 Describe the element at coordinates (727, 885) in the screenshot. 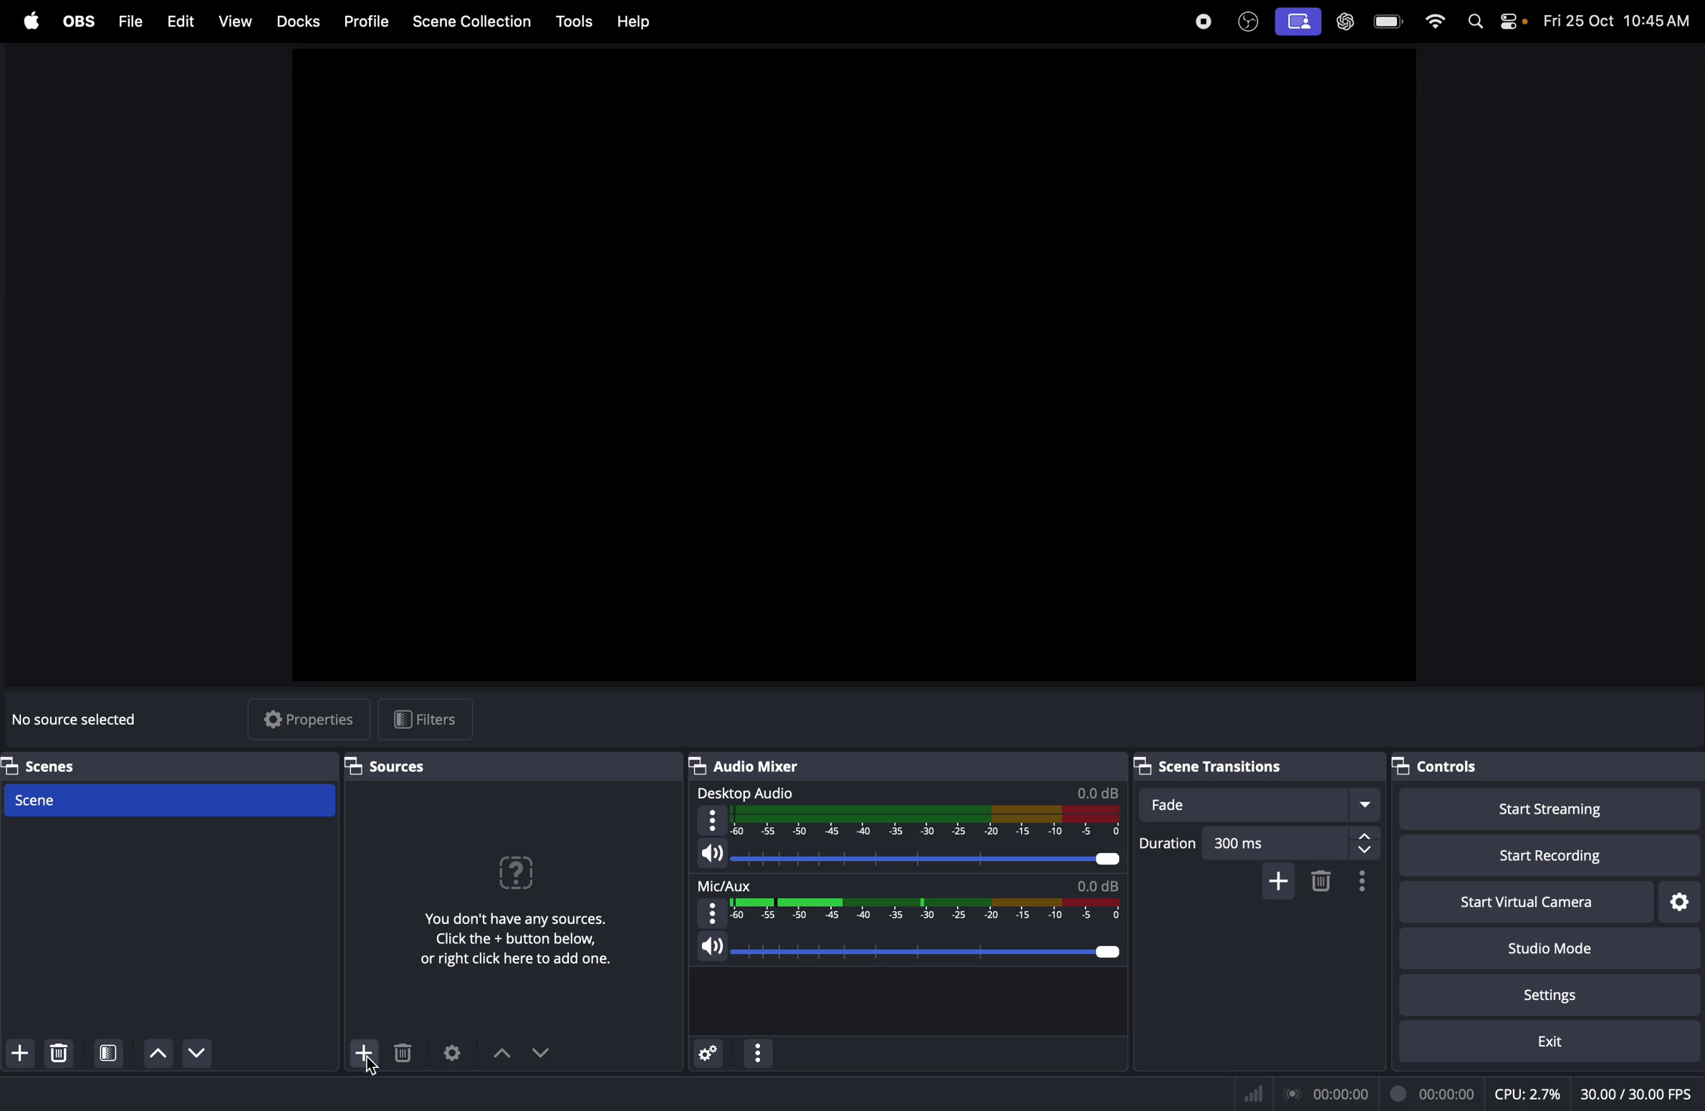

I see `mic aux` at that location.